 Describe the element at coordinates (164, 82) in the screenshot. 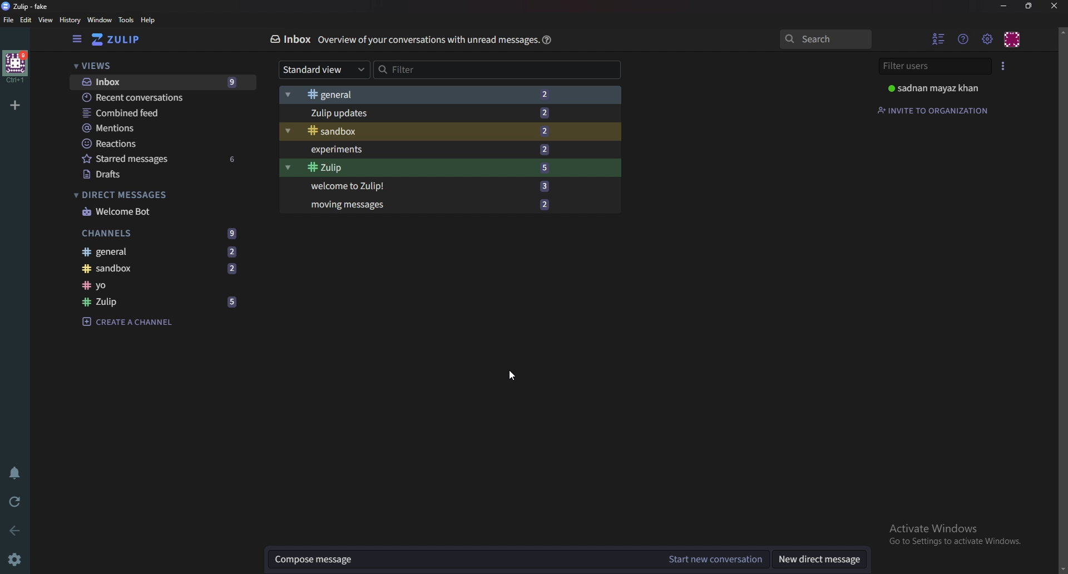

I see `Inbox` at that location.